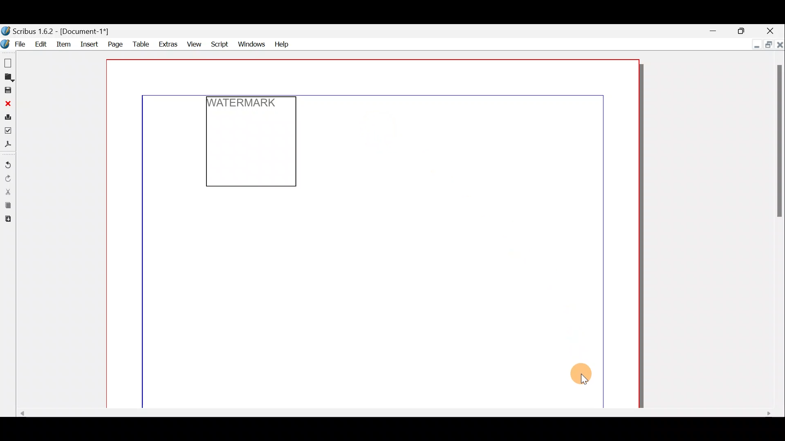 The image size is (785, 441). What do you see at coordinates (8, 145) in the screenshot?
I see `Save as PDF` at bounding box center [8, 145].